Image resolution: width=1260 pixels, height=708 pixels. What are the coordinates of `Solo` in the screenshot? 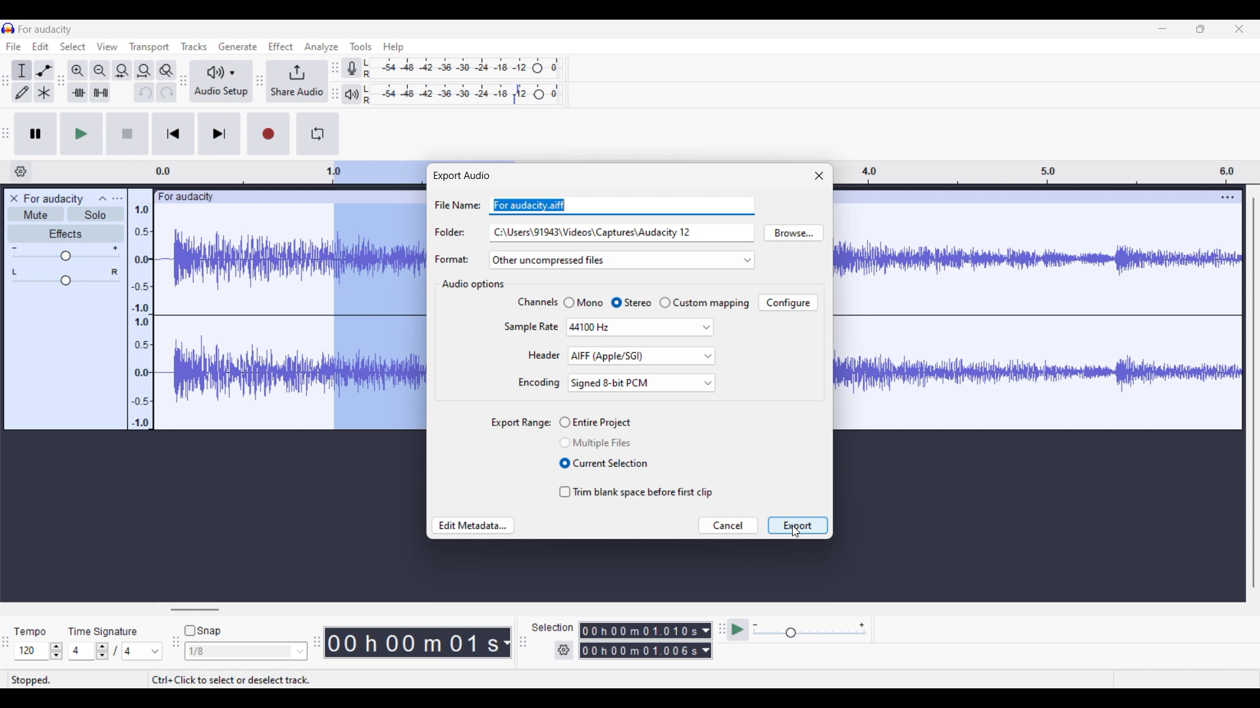 It's located at (96, 214).